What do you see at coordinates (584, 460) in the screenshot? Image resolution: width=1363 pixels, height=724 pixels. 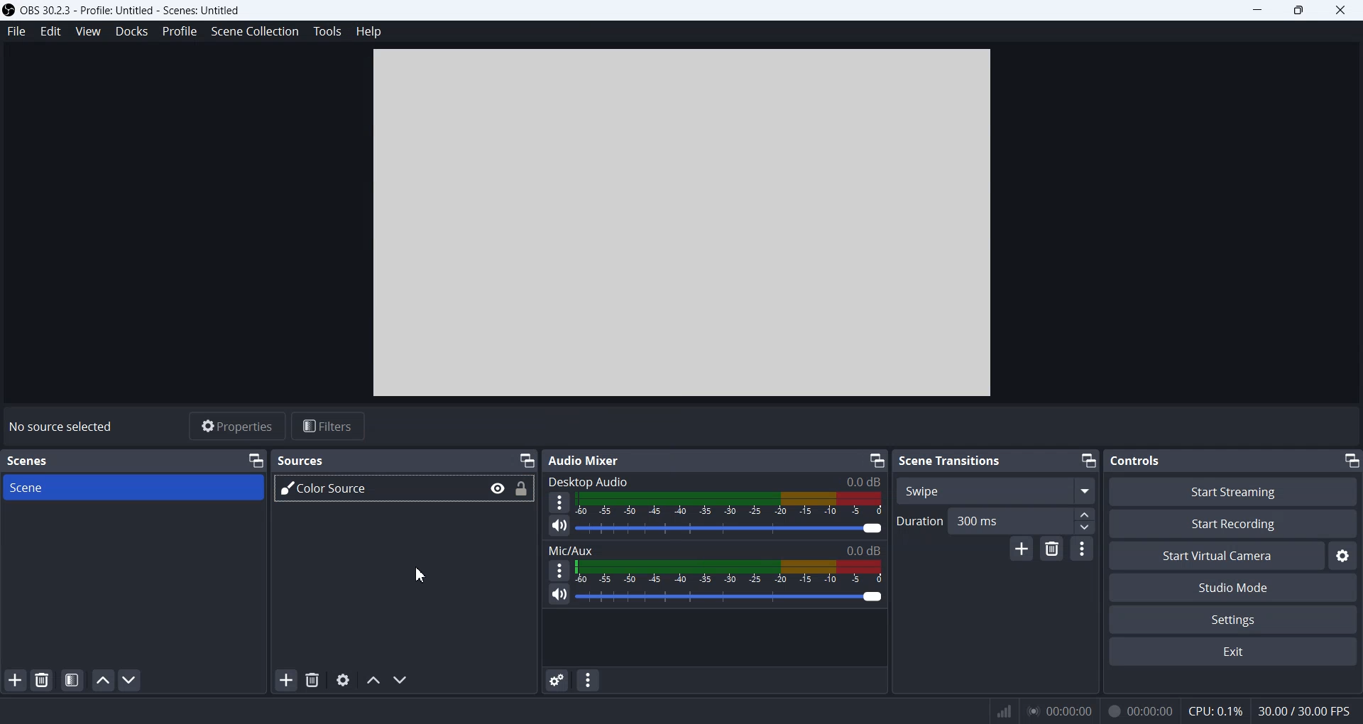 I see `Audio Mixer` at bounding box center [584, 460].